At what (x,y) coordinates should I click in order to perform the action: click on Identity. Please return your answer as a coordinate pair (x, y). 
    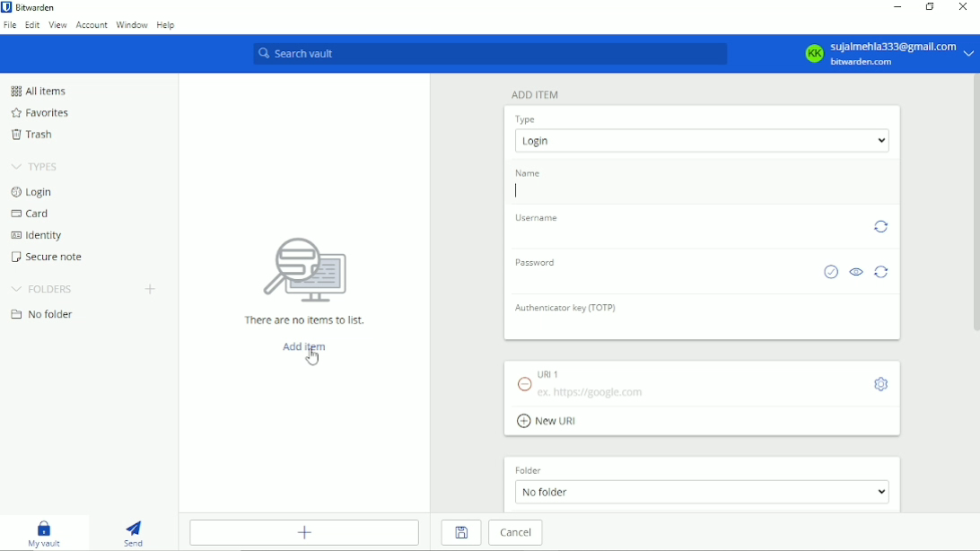
    Looking at the image, I should click on (38, 236).